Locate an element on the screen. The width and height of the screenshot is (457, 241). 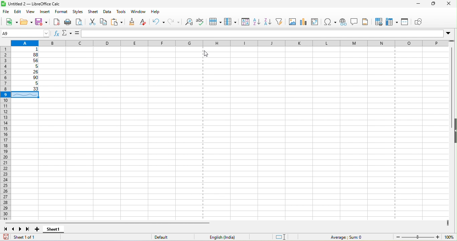
sort descending is located at coordinates (269, 21).